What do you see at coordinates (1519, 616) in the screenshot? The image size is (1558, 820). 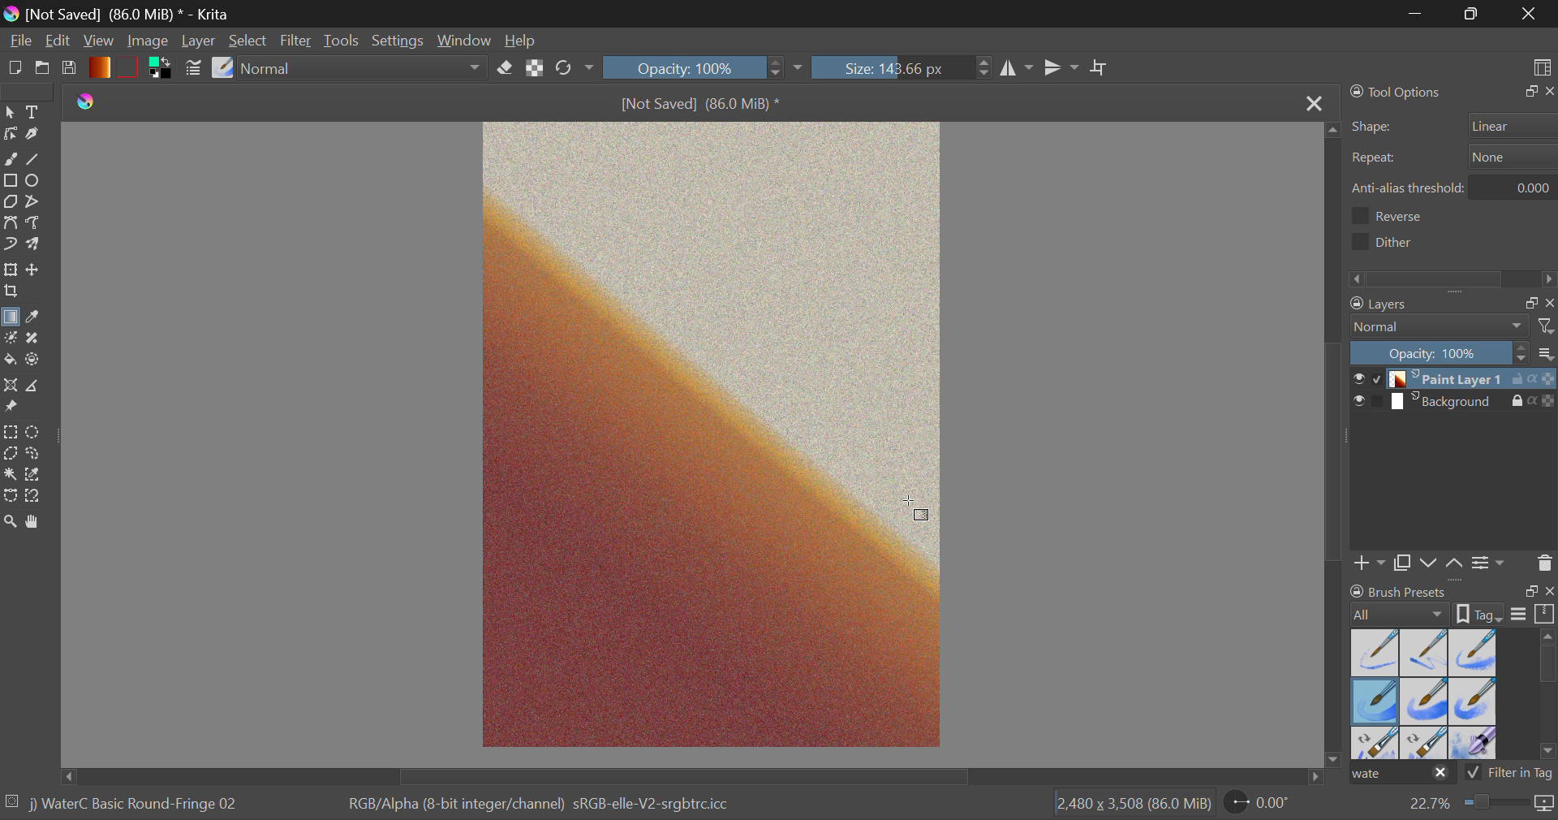 I see `menu` at bounding box center [1519, 616].